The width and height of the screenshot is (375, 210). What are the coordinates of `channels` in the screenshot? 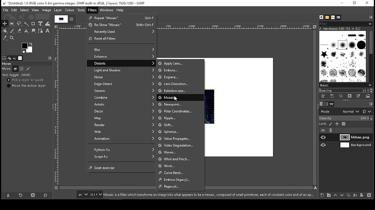 It's located at (326, 104).